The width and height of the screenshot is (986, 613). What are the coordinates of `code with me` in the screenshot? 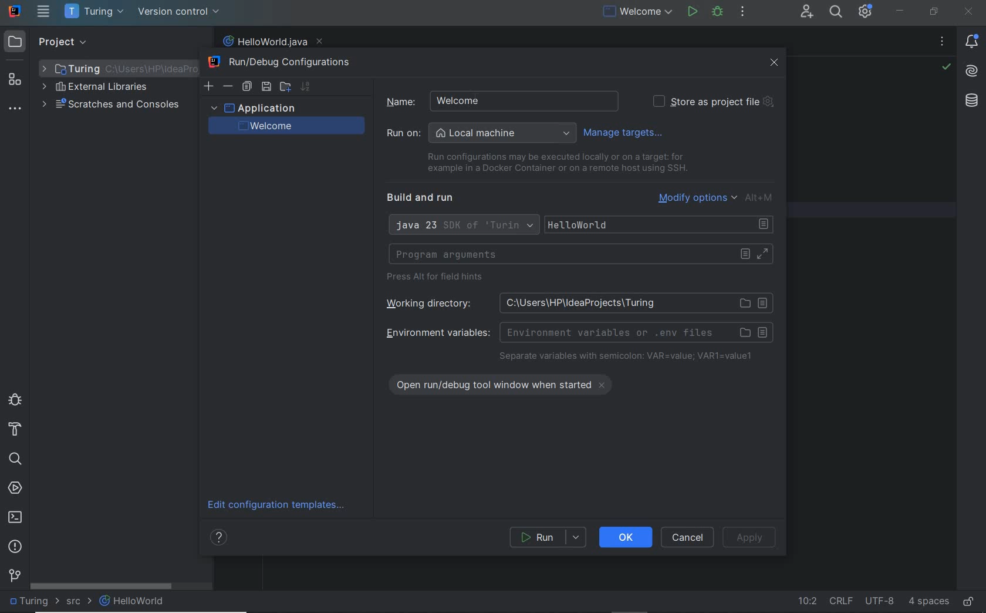 It's located at (808, 13).